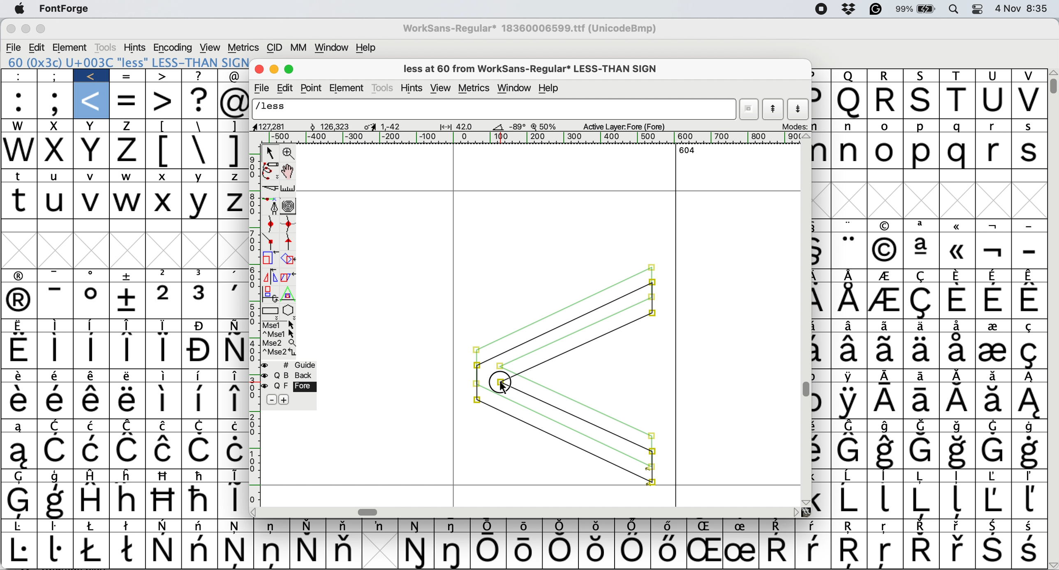  What do you see at coordinates (26, 30) in the screenshot?
I see `minimise` at bounding box center [26, 30].